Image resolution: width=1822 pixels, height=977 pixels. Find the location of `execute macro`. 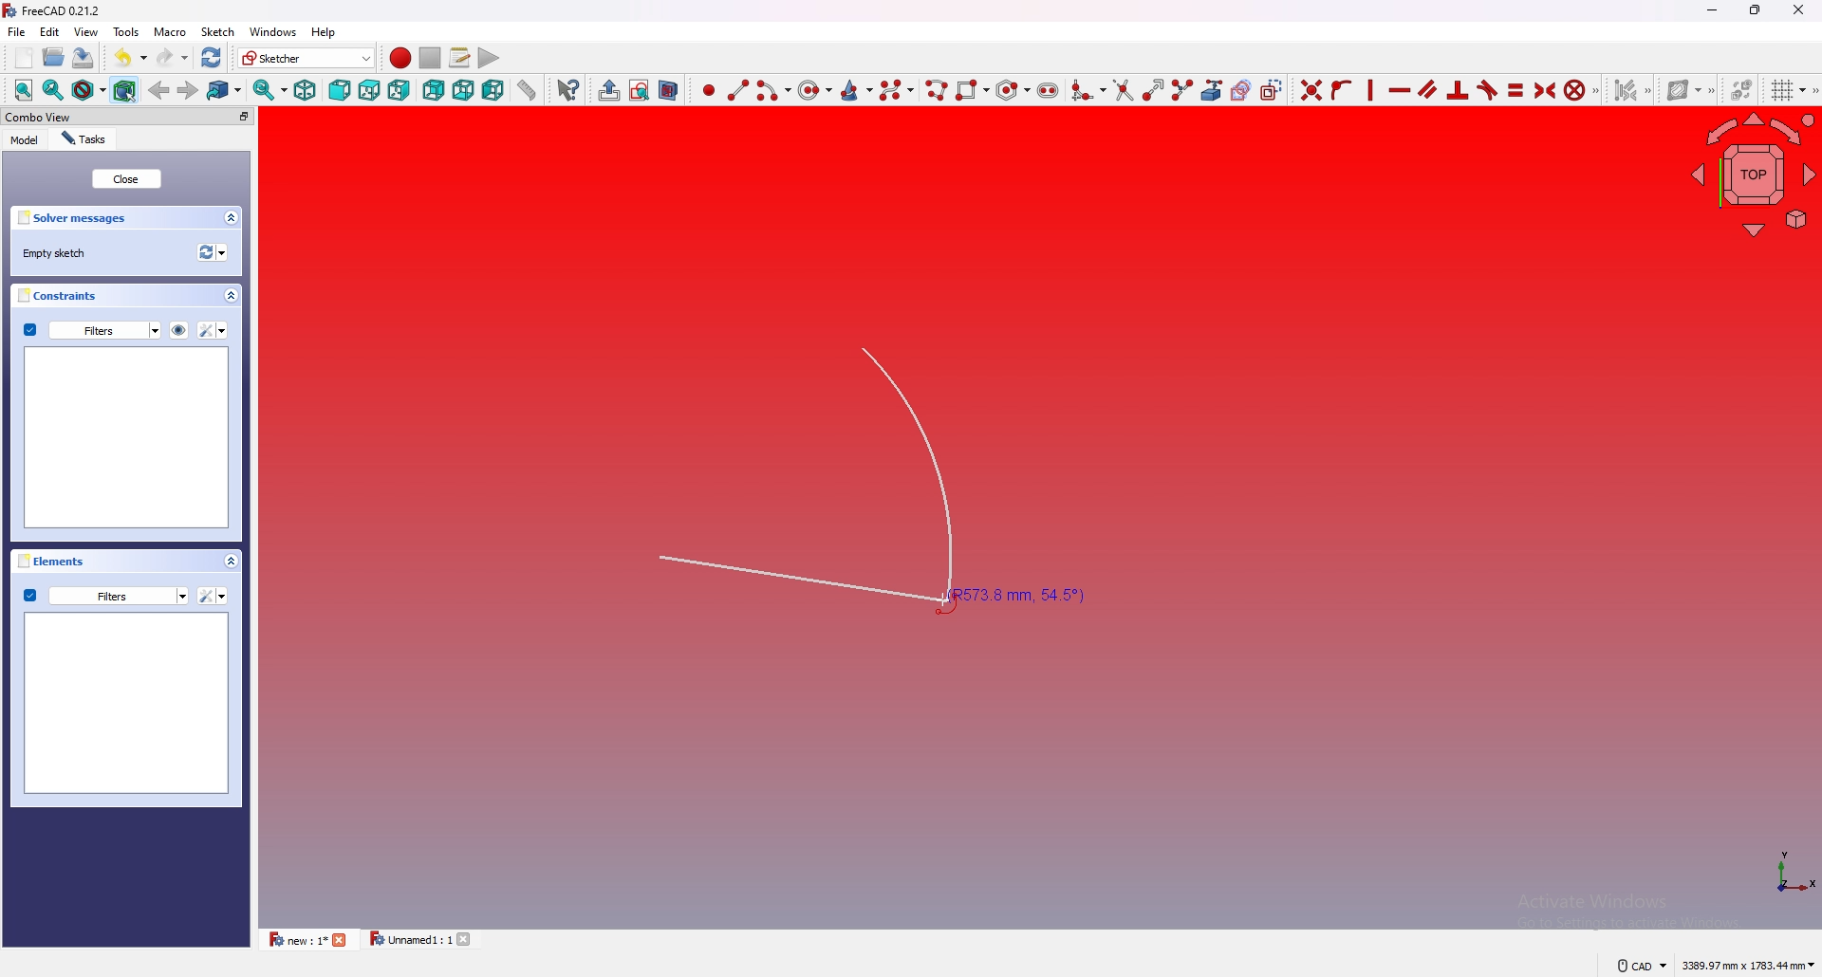

execute macro is located at coordinates (489, 58).